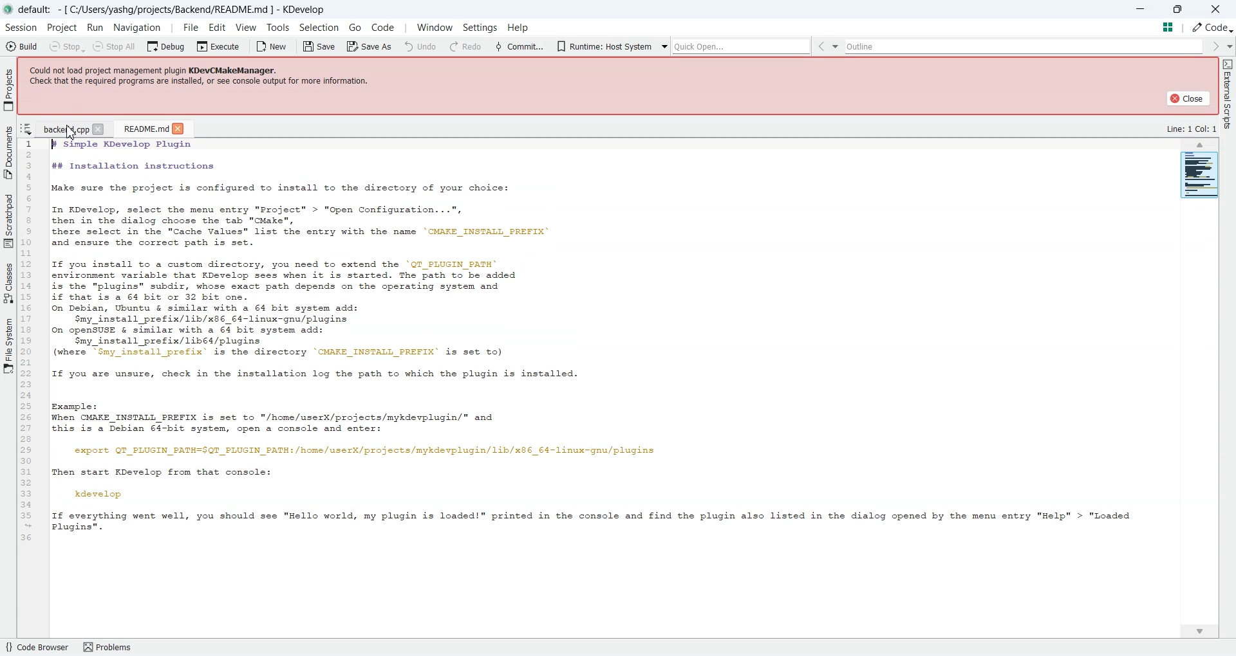  I want to click on Go forward, so click(1053, 46).